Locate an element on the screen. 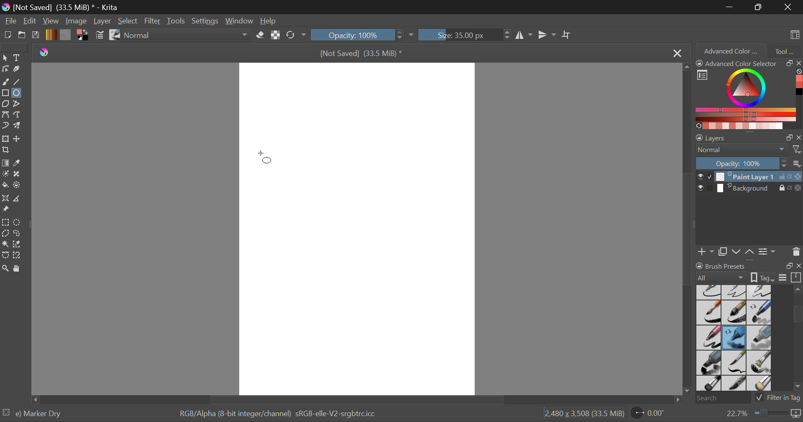  Settings is located at coordinates (767, 251).